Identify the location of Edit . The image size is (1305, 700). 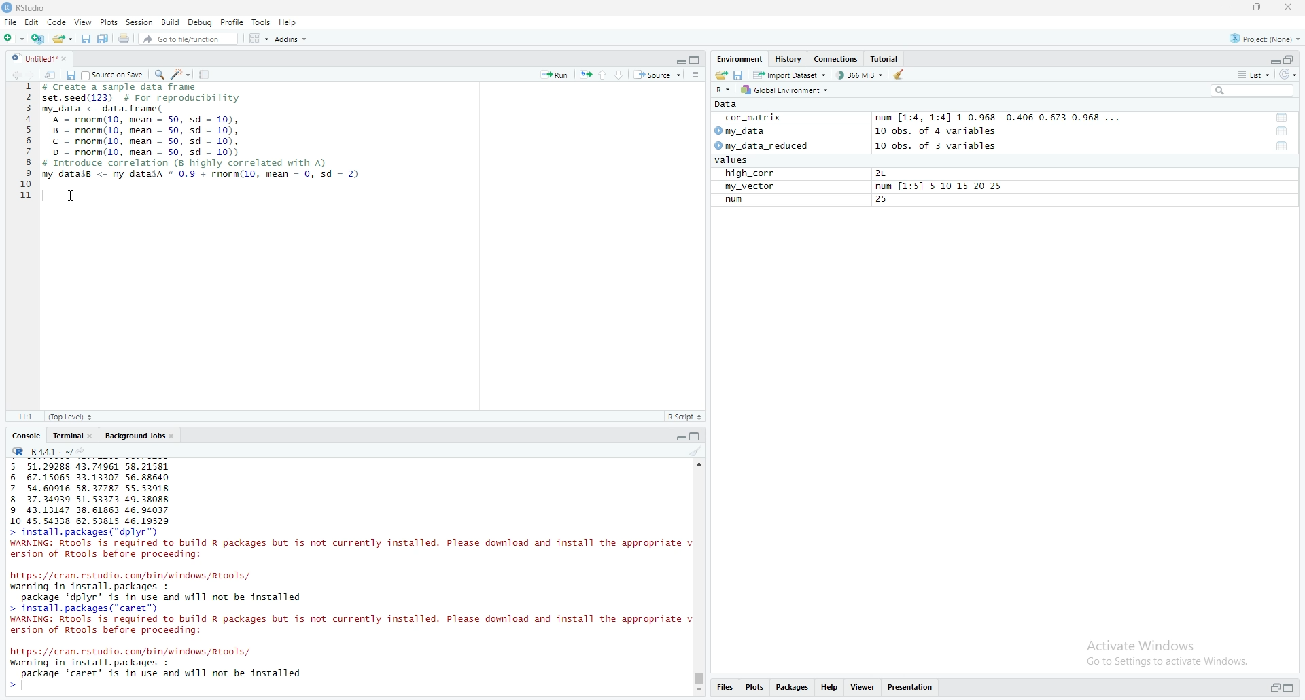
(32, 22).